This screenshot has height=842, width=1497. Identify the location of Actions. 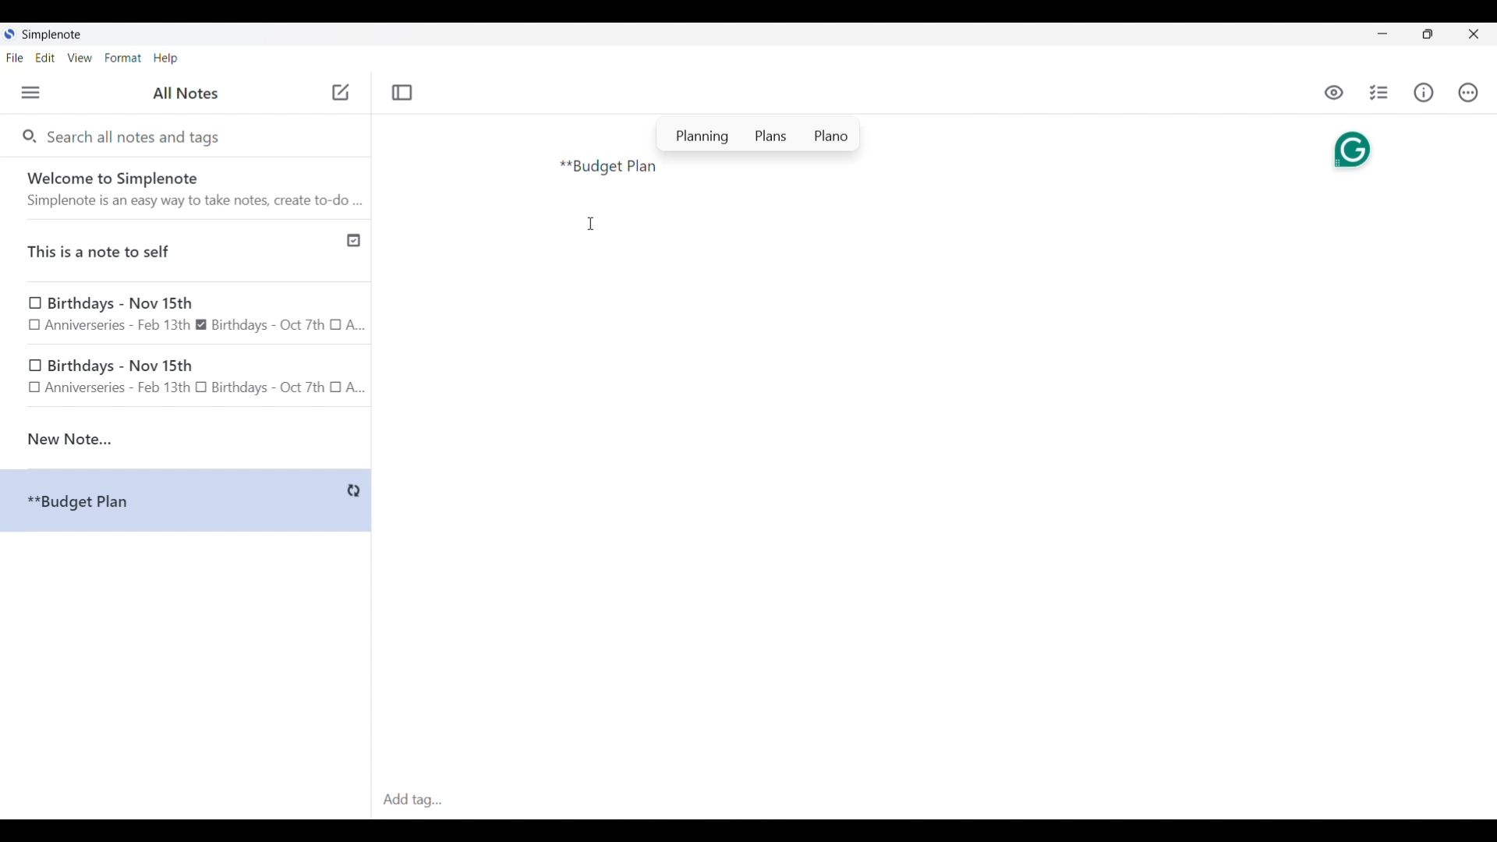
(1467, 93).